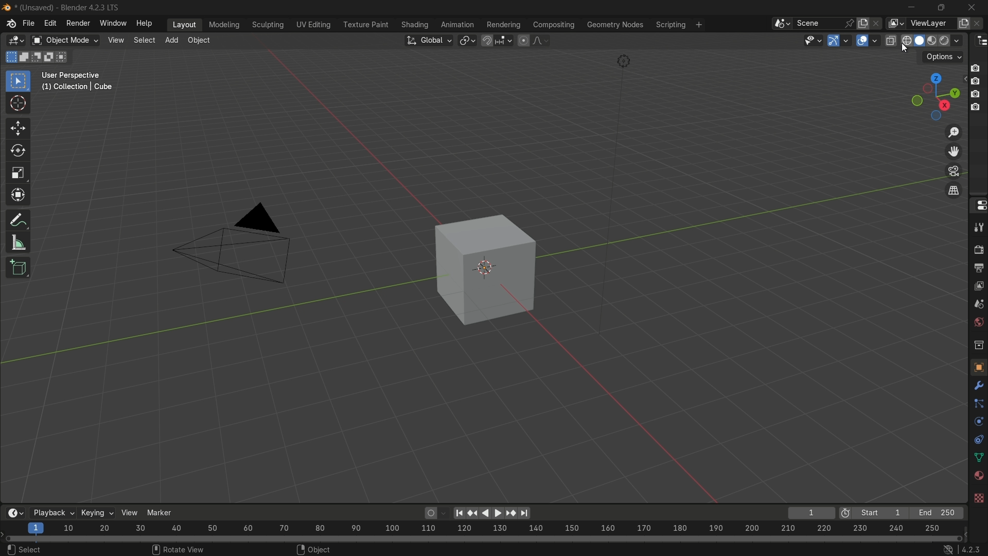 Image resolution: width=988 pixels, height=556 pixels. What do you see at coordinates (877, 512) in the screenshot?
I see `start` at bounding box center [877, 512].